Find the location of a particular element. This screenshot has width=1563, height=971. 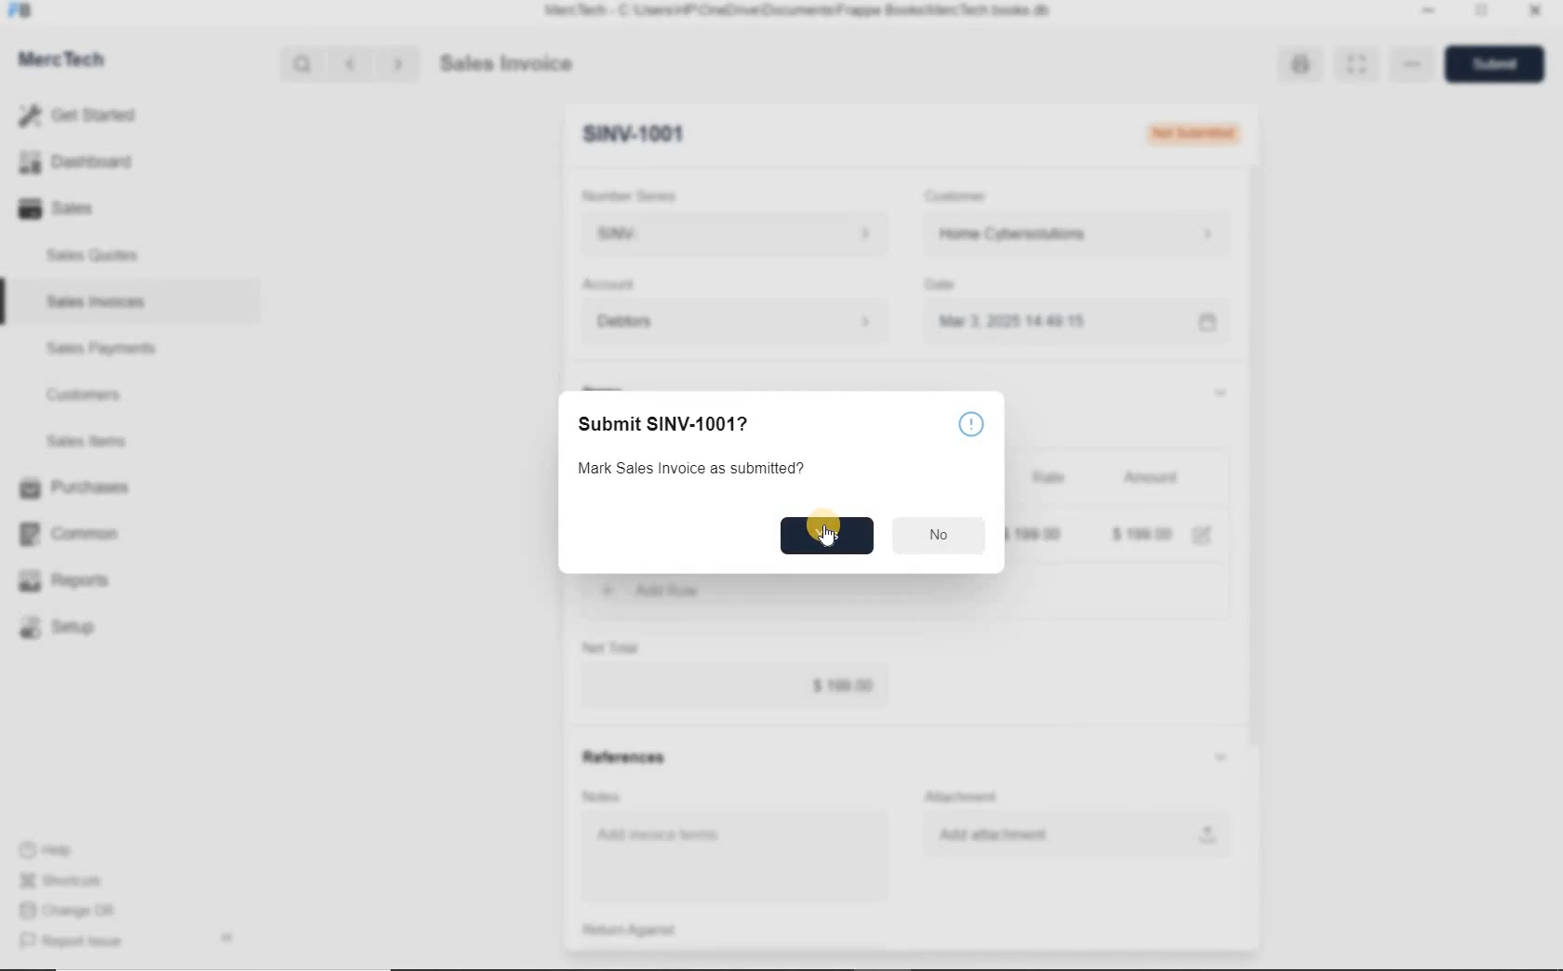

hide sub menu is located at coordinates (1221, 758).